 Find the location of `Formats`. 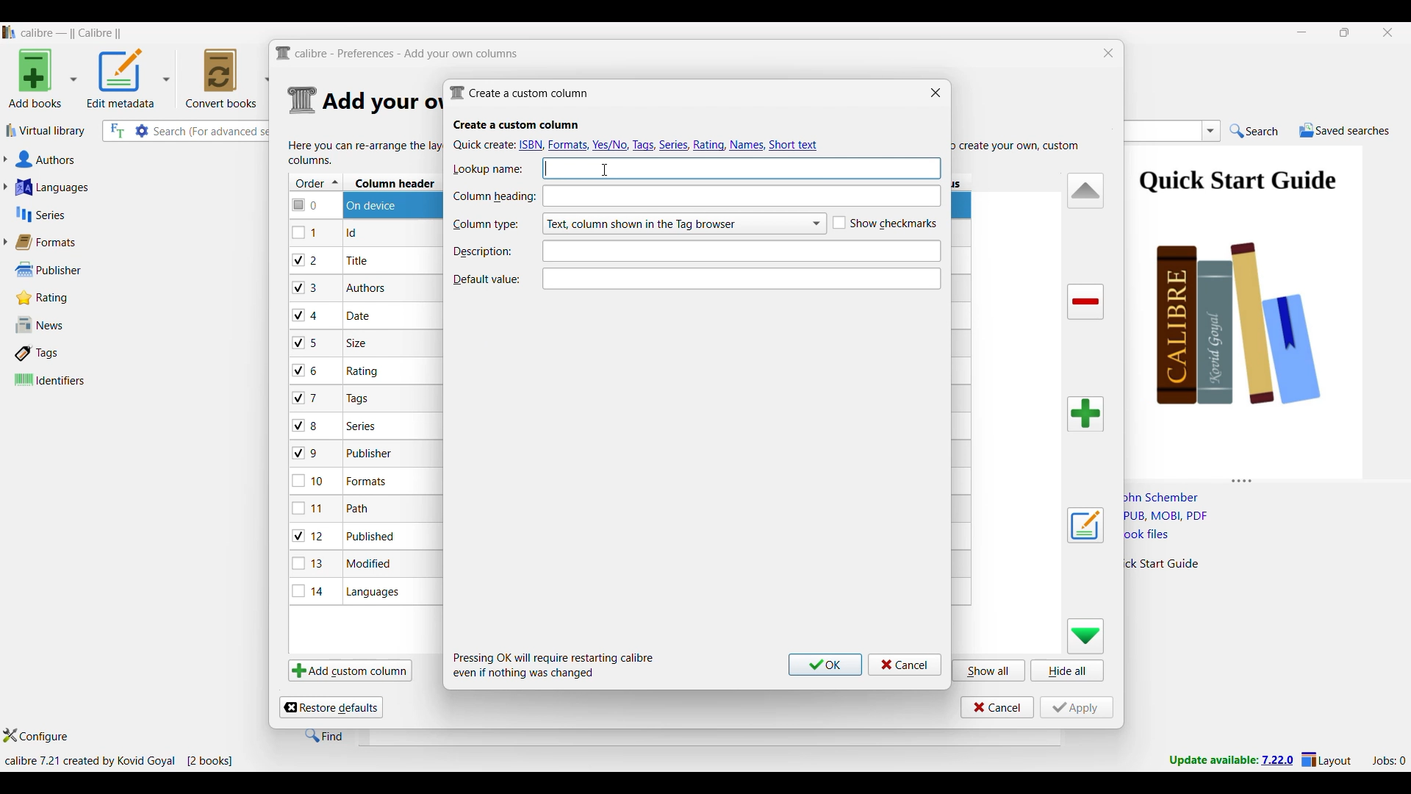

Formats is located at coordinates (52, 242).